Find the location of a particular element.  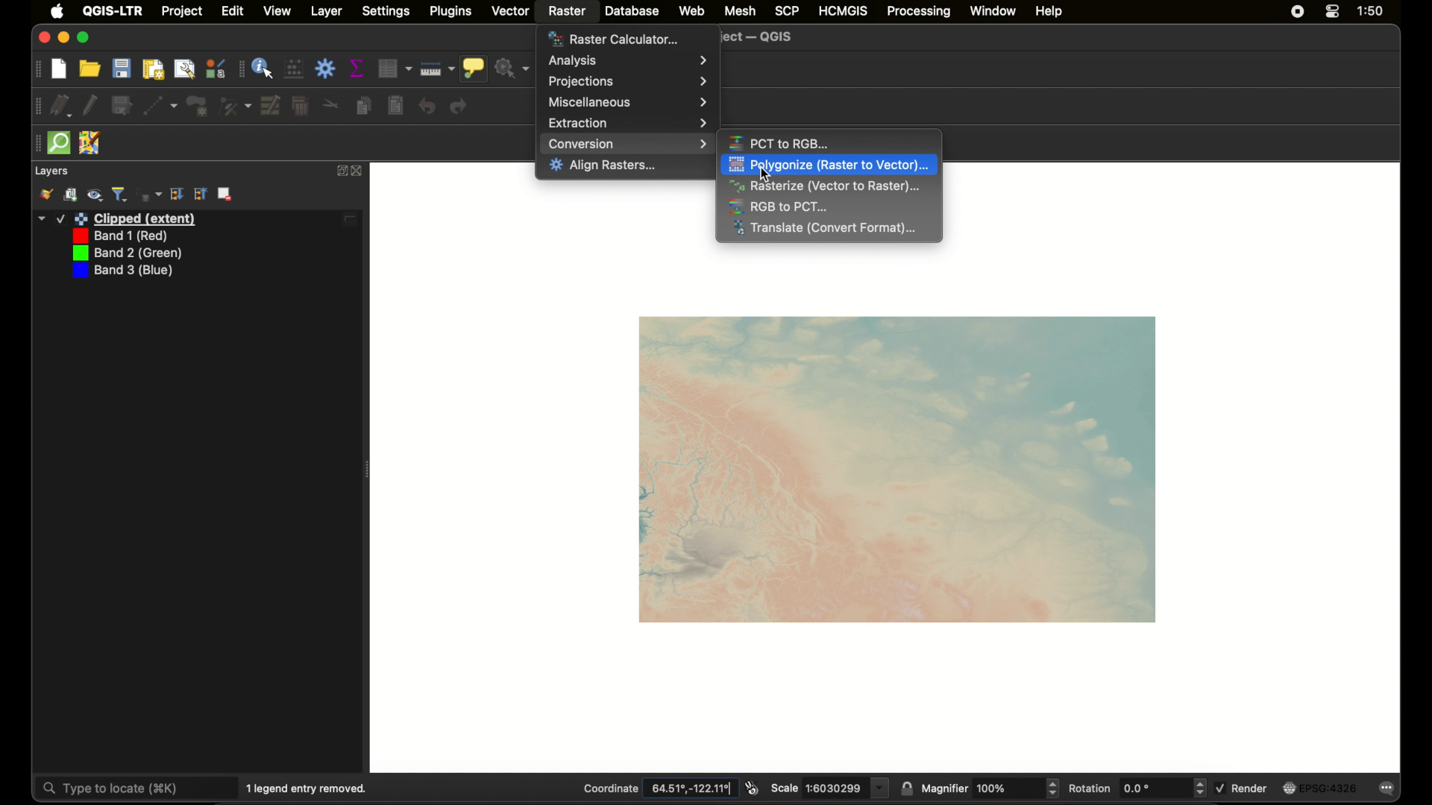

web is located at coordinates (693, 10).